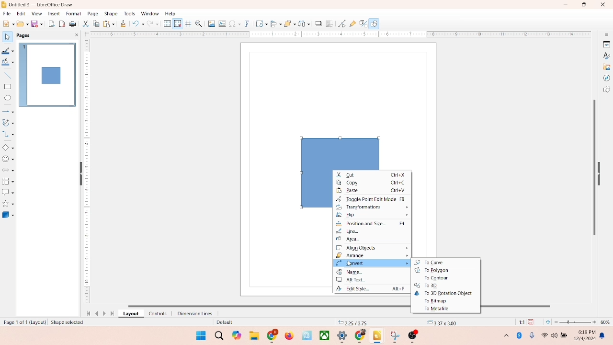  Describe the element at coordinates (352, 24) in the screenshot. I see `gluepoint function` at that location.